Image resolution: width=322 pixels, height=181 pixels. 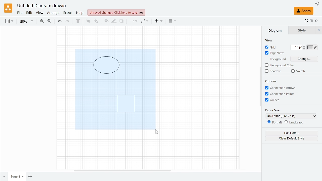 I want to click on Change, so click(x=304, y=59).